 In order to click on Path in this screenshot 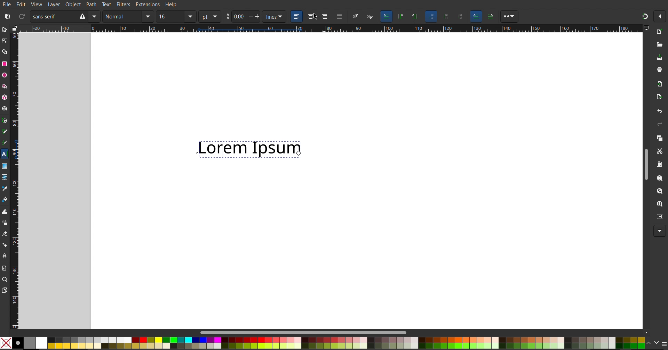, I will do `click(91, 5)`.